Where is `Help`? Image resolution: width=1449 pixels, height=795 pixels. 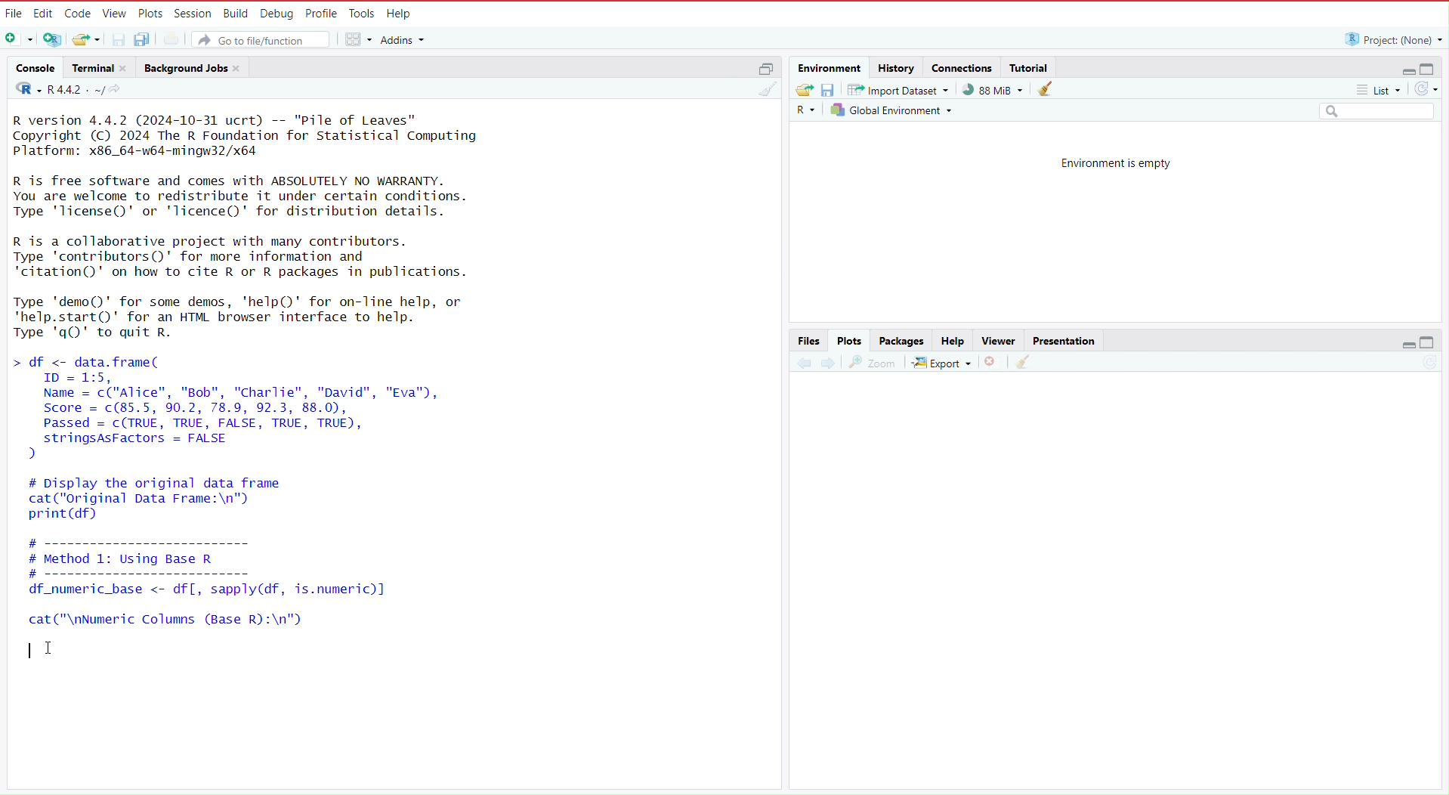
Help is located at coordinates (400, 12).